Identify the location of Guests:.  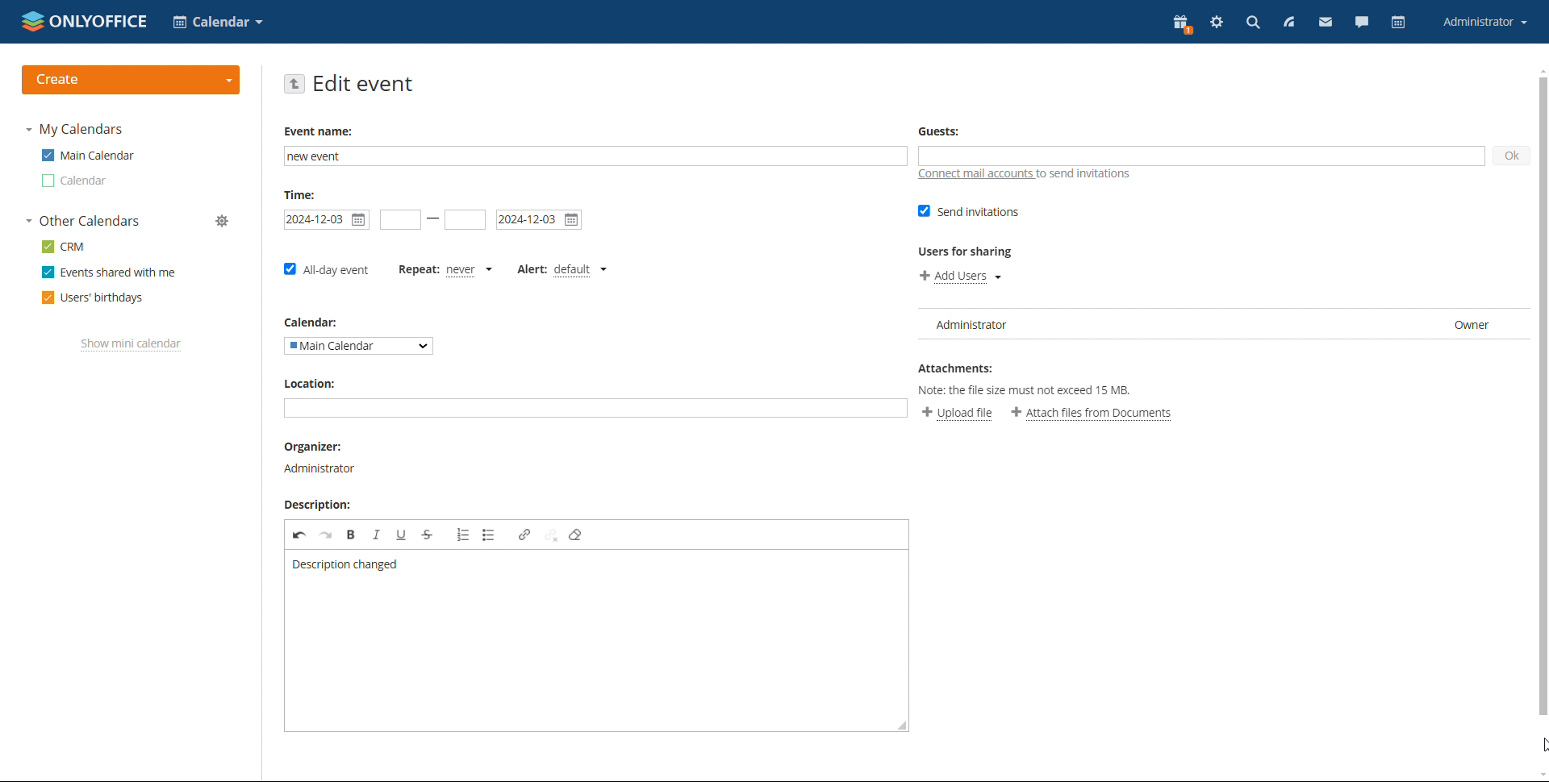
(942, 131).